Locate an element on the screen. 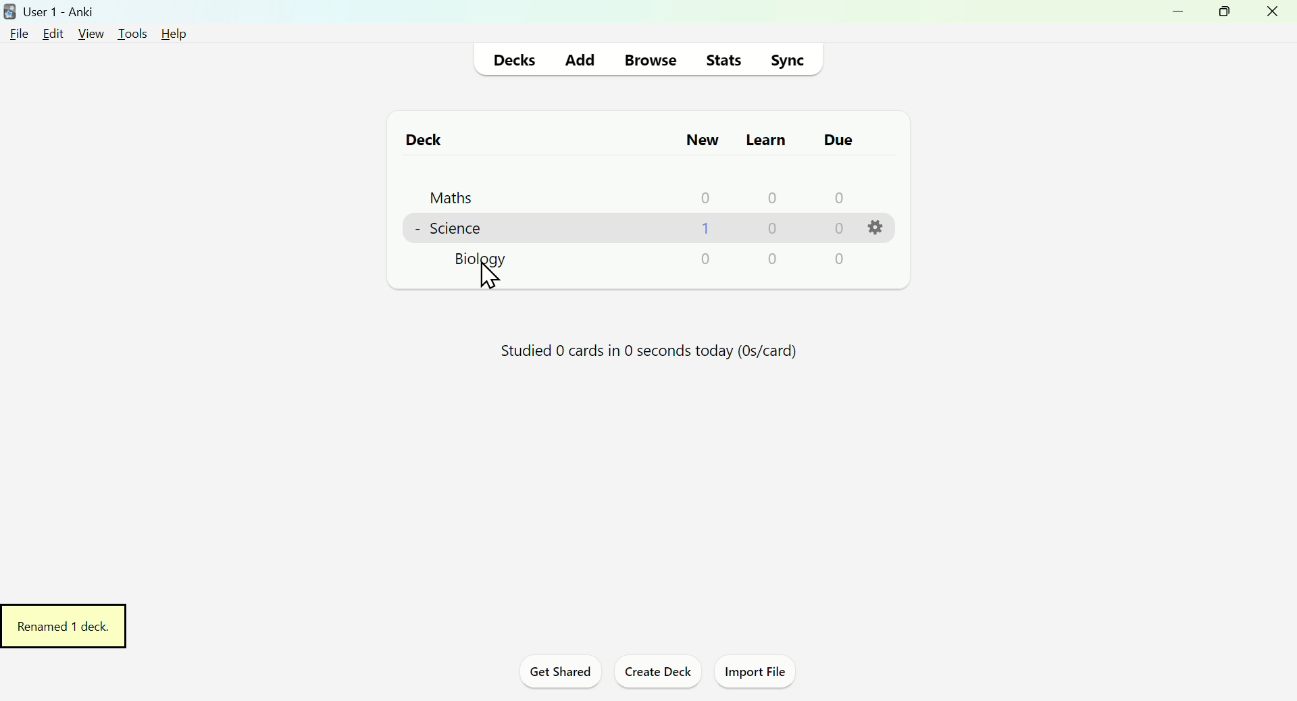 This screenshot has width=1297, height=701. Help is located at coordinates (170, 32).